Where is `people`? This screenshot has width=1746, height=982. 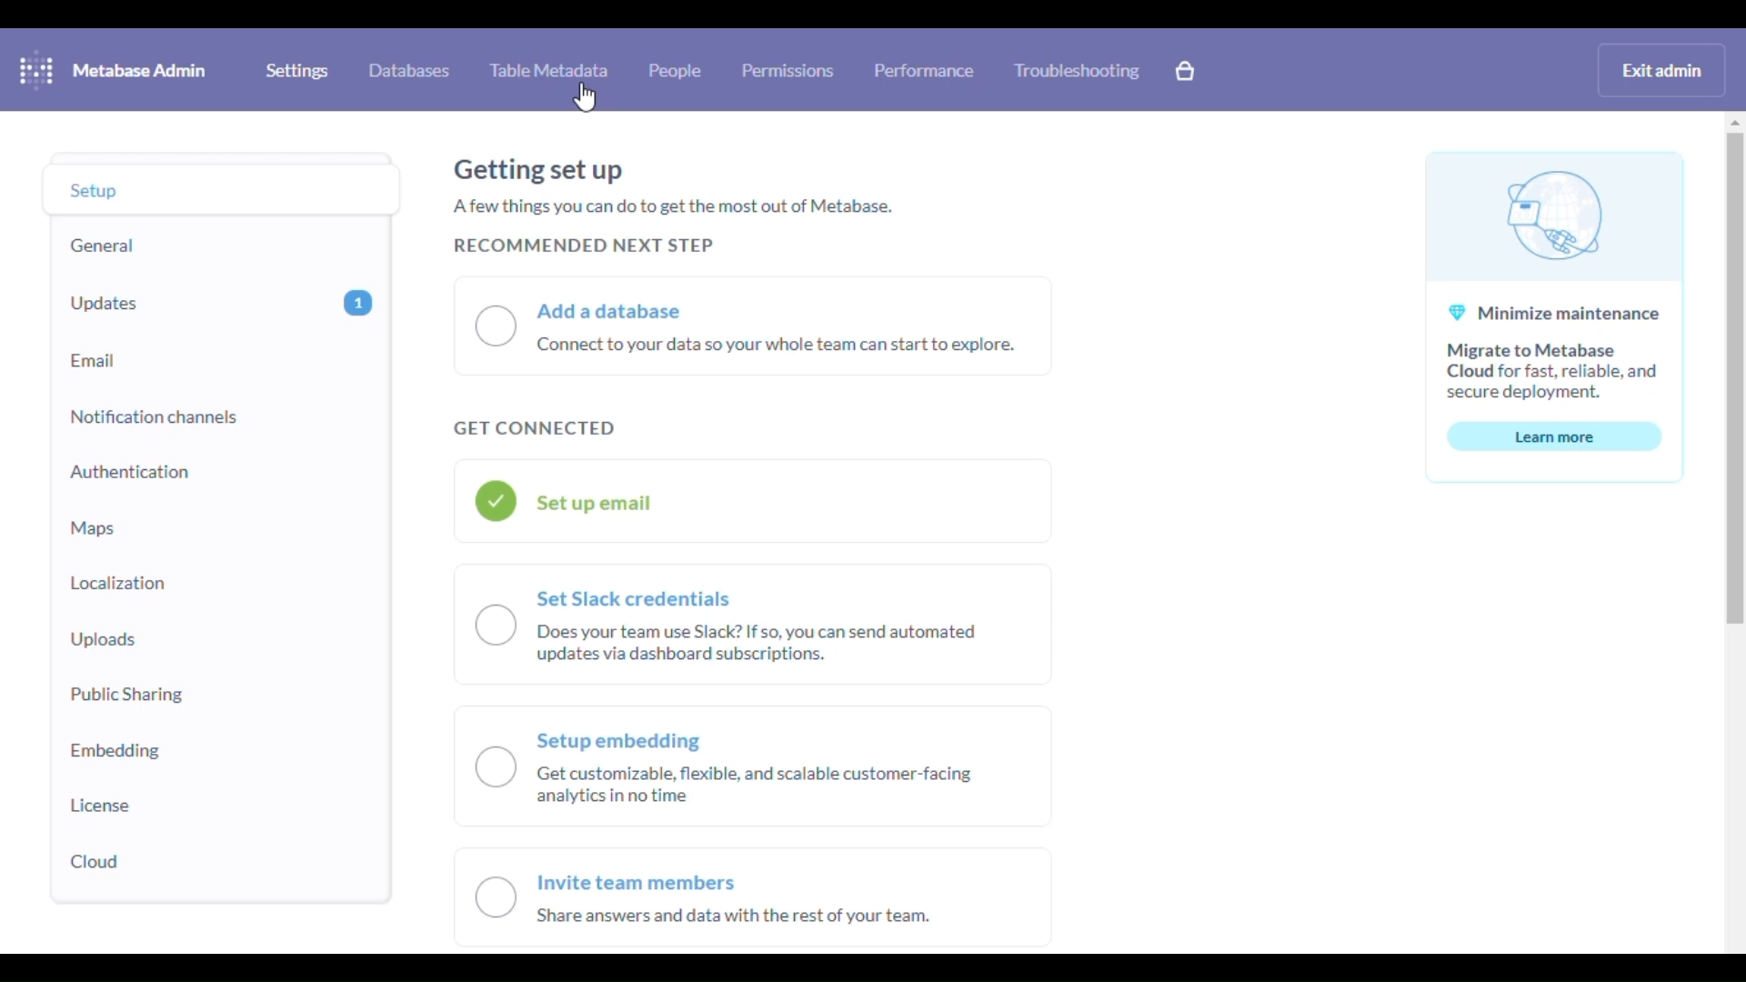 people is located at coordinates (676, 69).